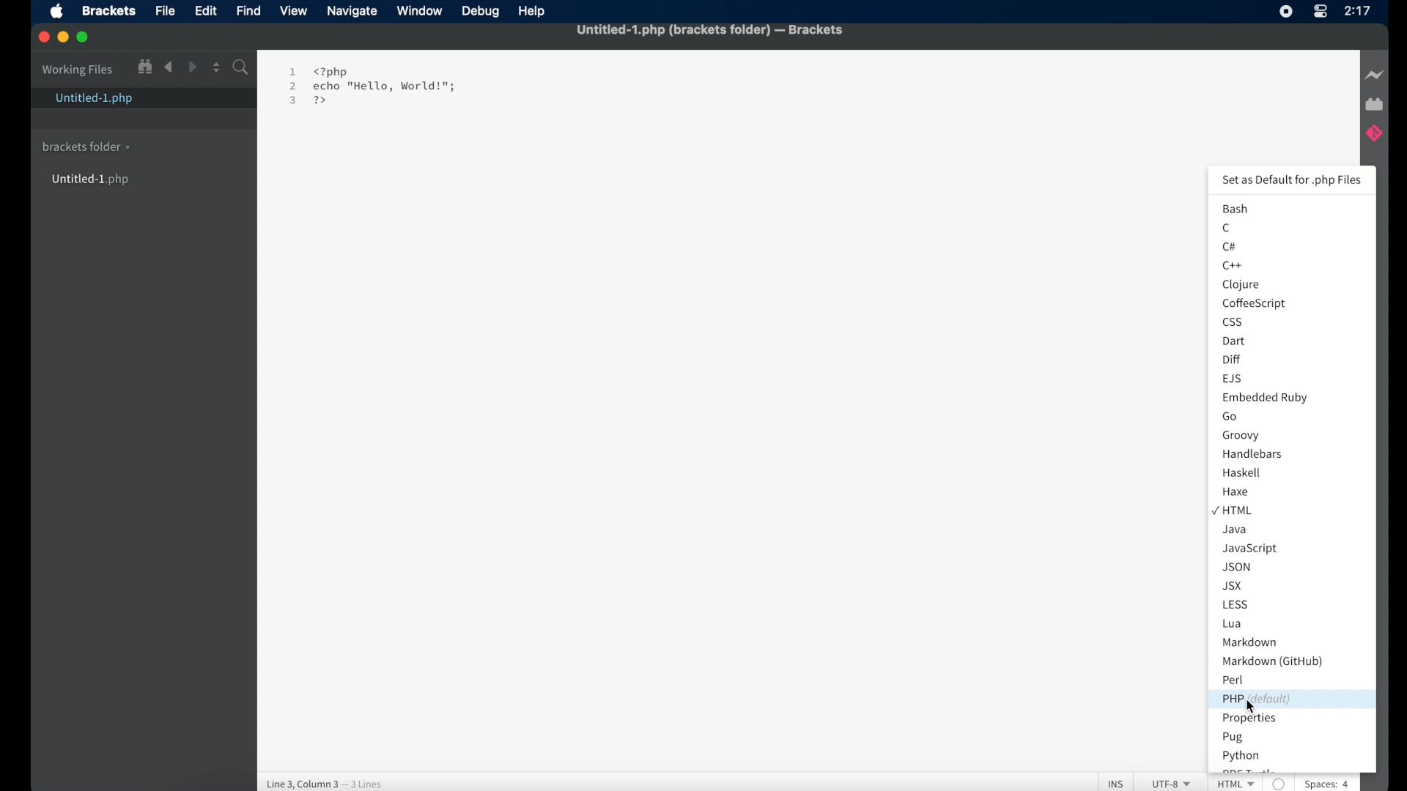 This screenshot has width=1407, height=791. What do you see at coordinates (63, 37) in the screenshot?
I see `minimize` at bounding box center [63, 37].